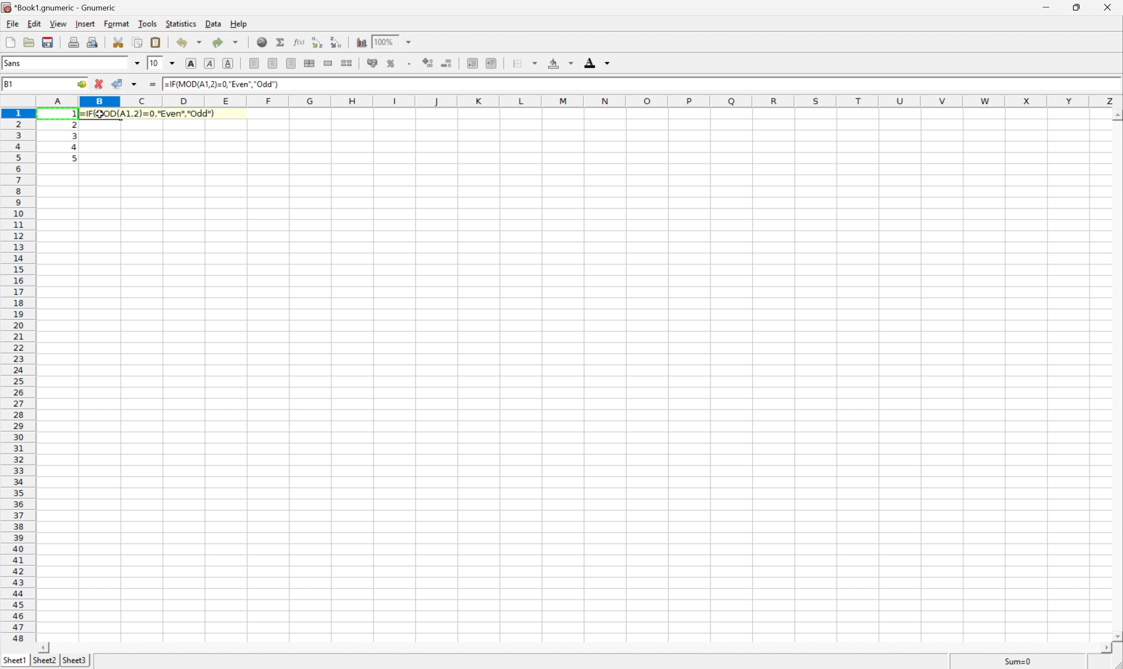 This screenshot has height=669, width=1123. What do you see at coordinates (75, 147) in the screenshot?
I see `4` at bounding box center [75, 147].